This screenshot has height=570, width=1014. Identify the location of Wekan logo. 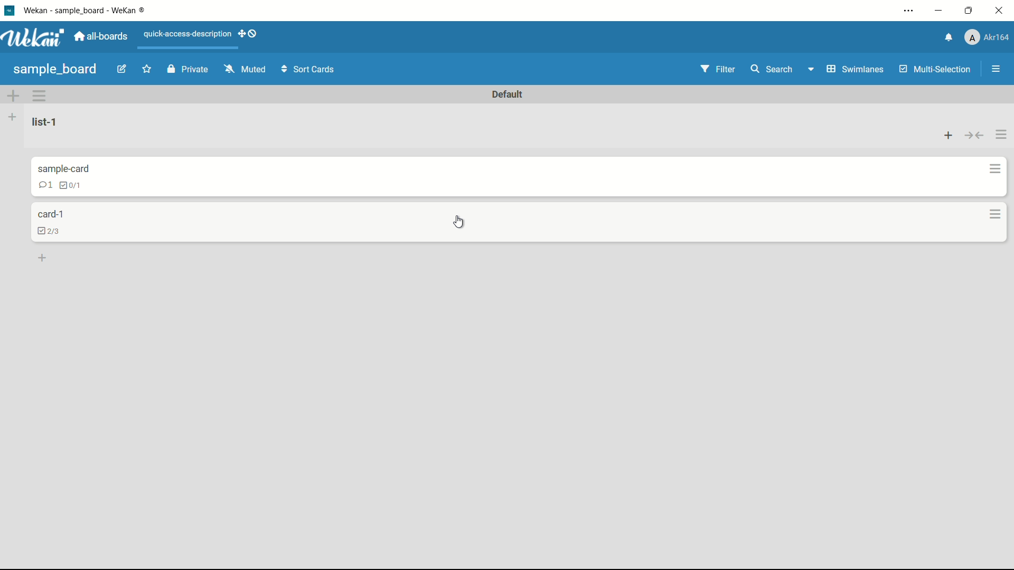
(33, 37).